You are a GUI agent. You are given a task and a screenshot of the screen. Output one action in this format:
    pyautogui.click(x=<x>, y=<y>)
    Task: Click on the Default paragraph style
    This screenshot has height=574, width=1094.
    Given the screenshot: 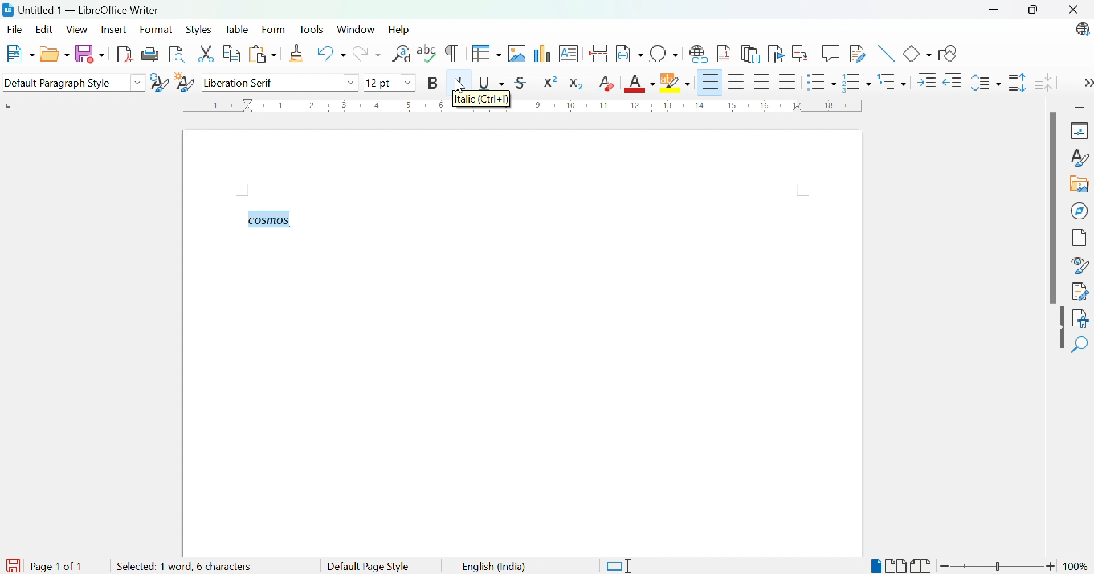 What is the action you would take?
    pyautogui.click(x=58, y=82)
    